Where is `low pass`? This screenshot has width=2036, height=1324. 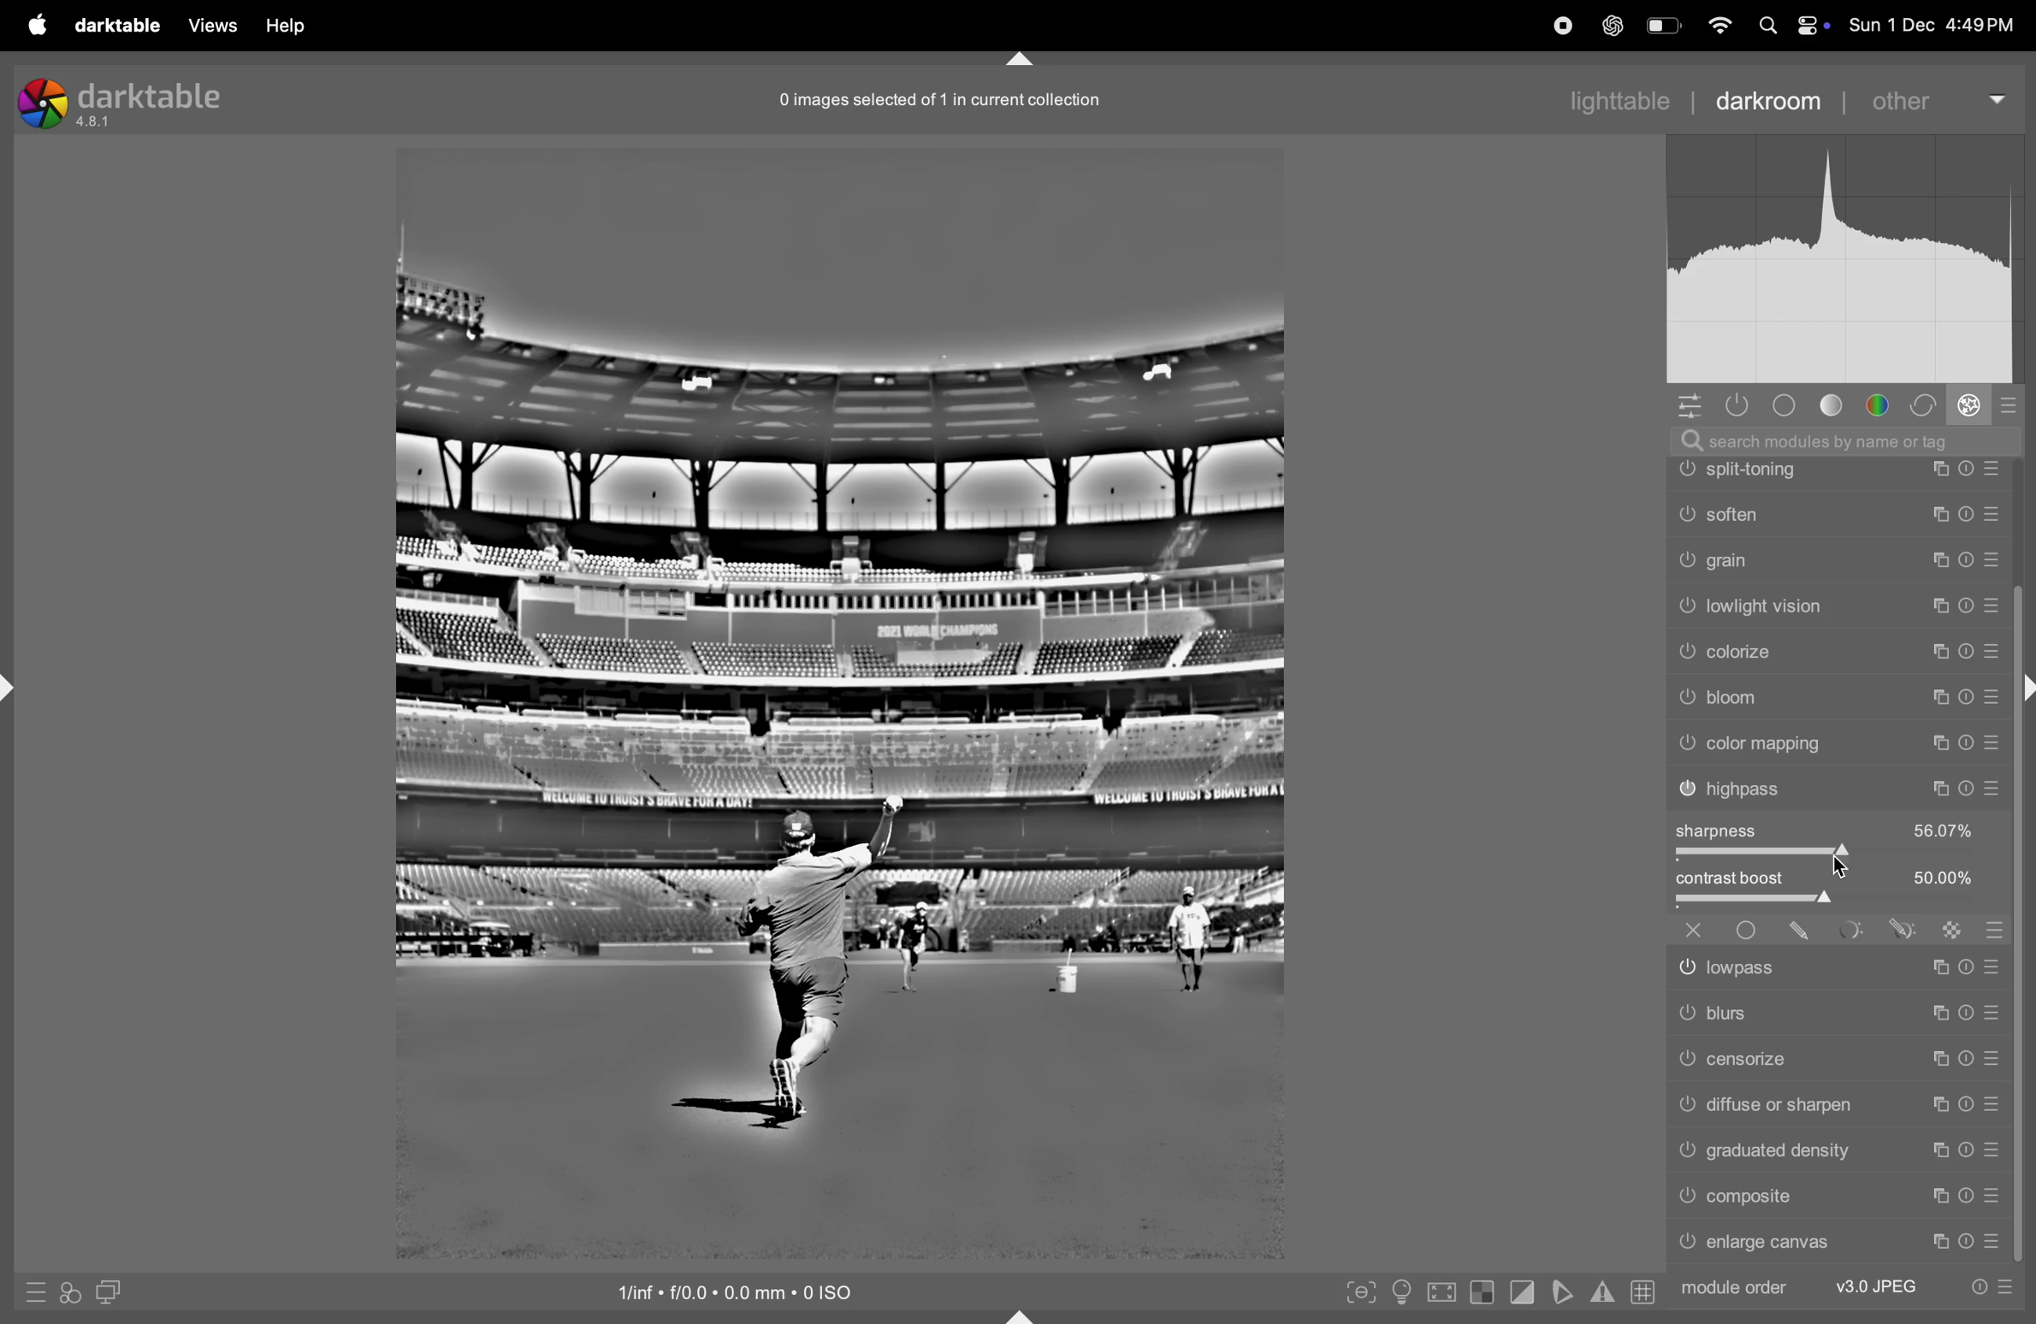
low pass is located at coordinates (1838, 964).